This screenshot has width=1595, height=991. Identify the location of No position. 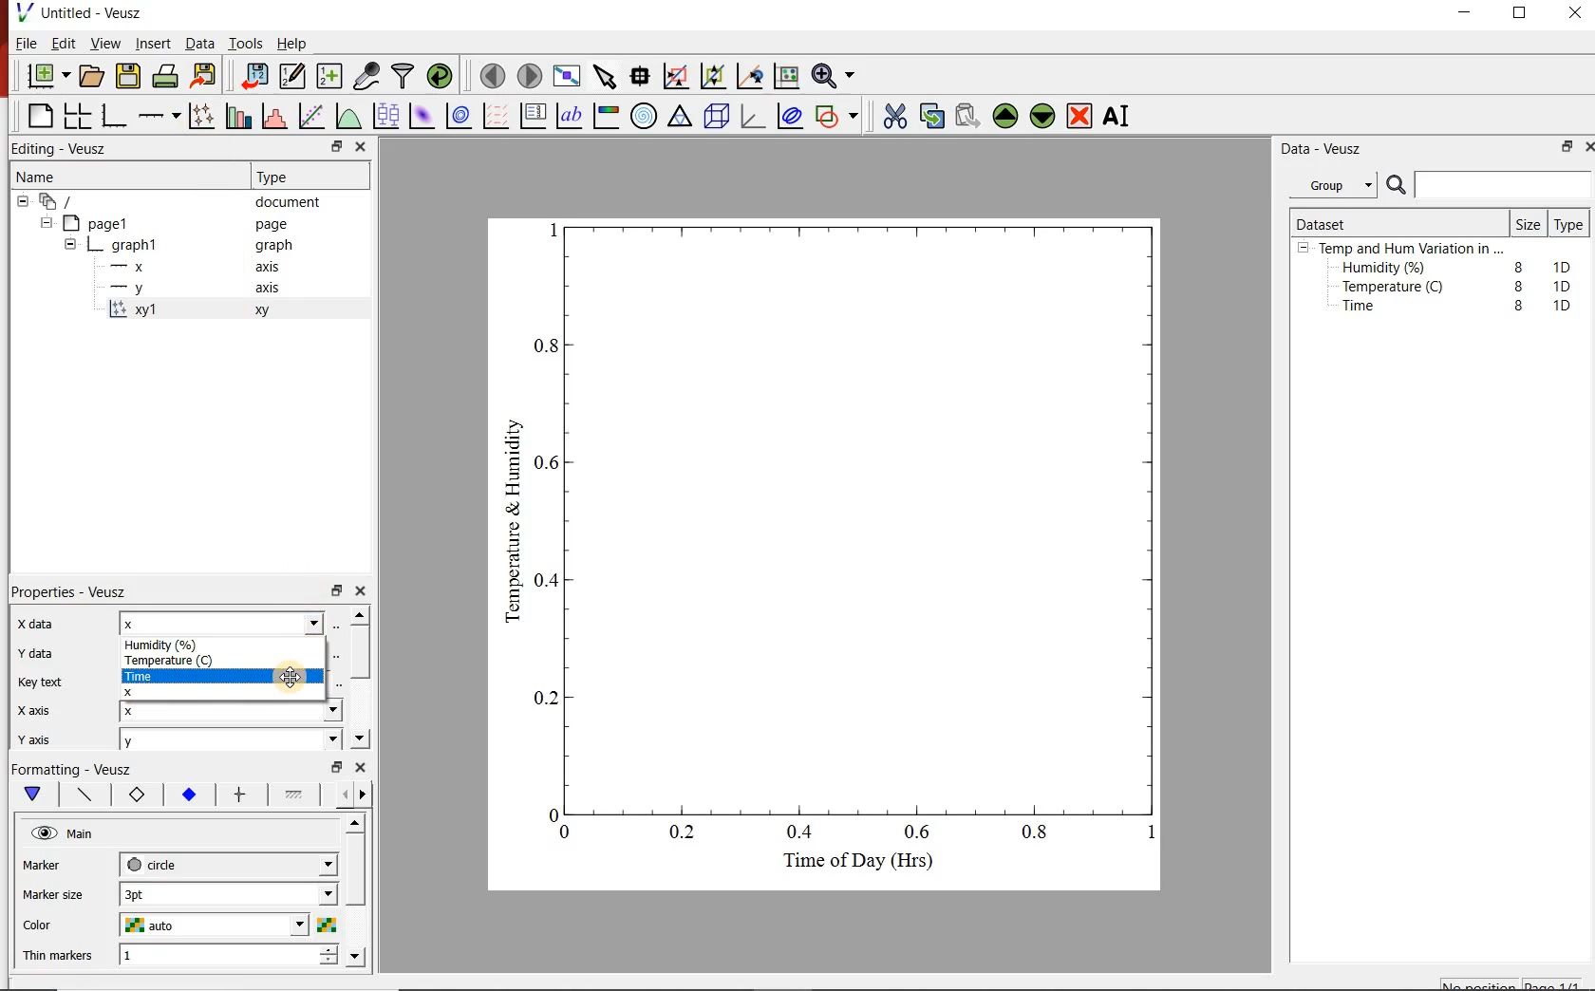
(1479, 984).